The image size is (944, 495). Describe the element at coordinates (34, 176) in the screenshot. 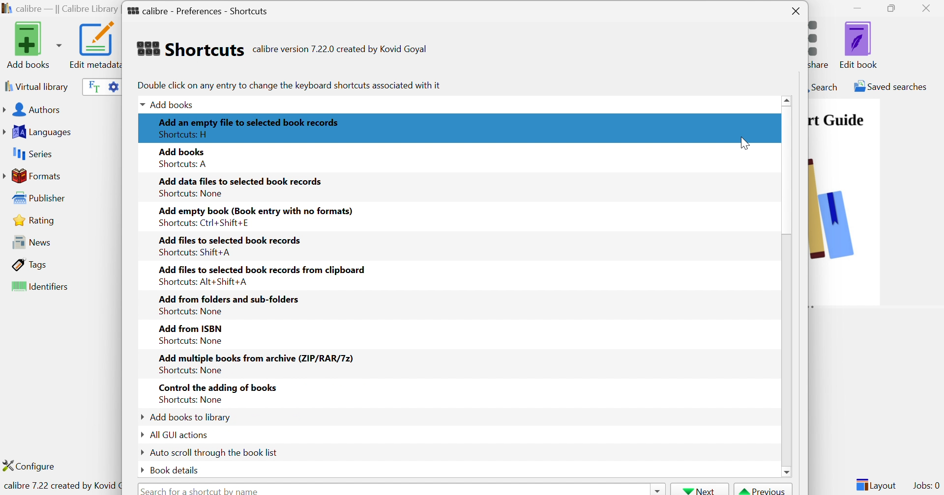

I see `Formats` at that location.